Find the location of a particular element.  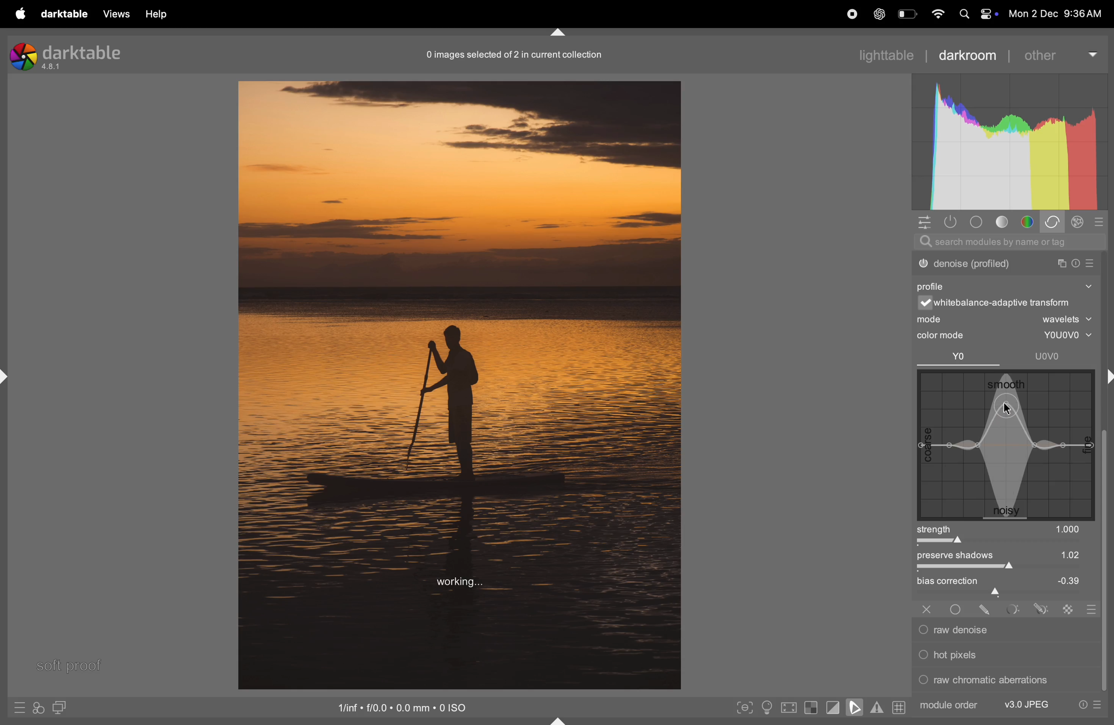

soft proffing is located at coordinates (69, 664).